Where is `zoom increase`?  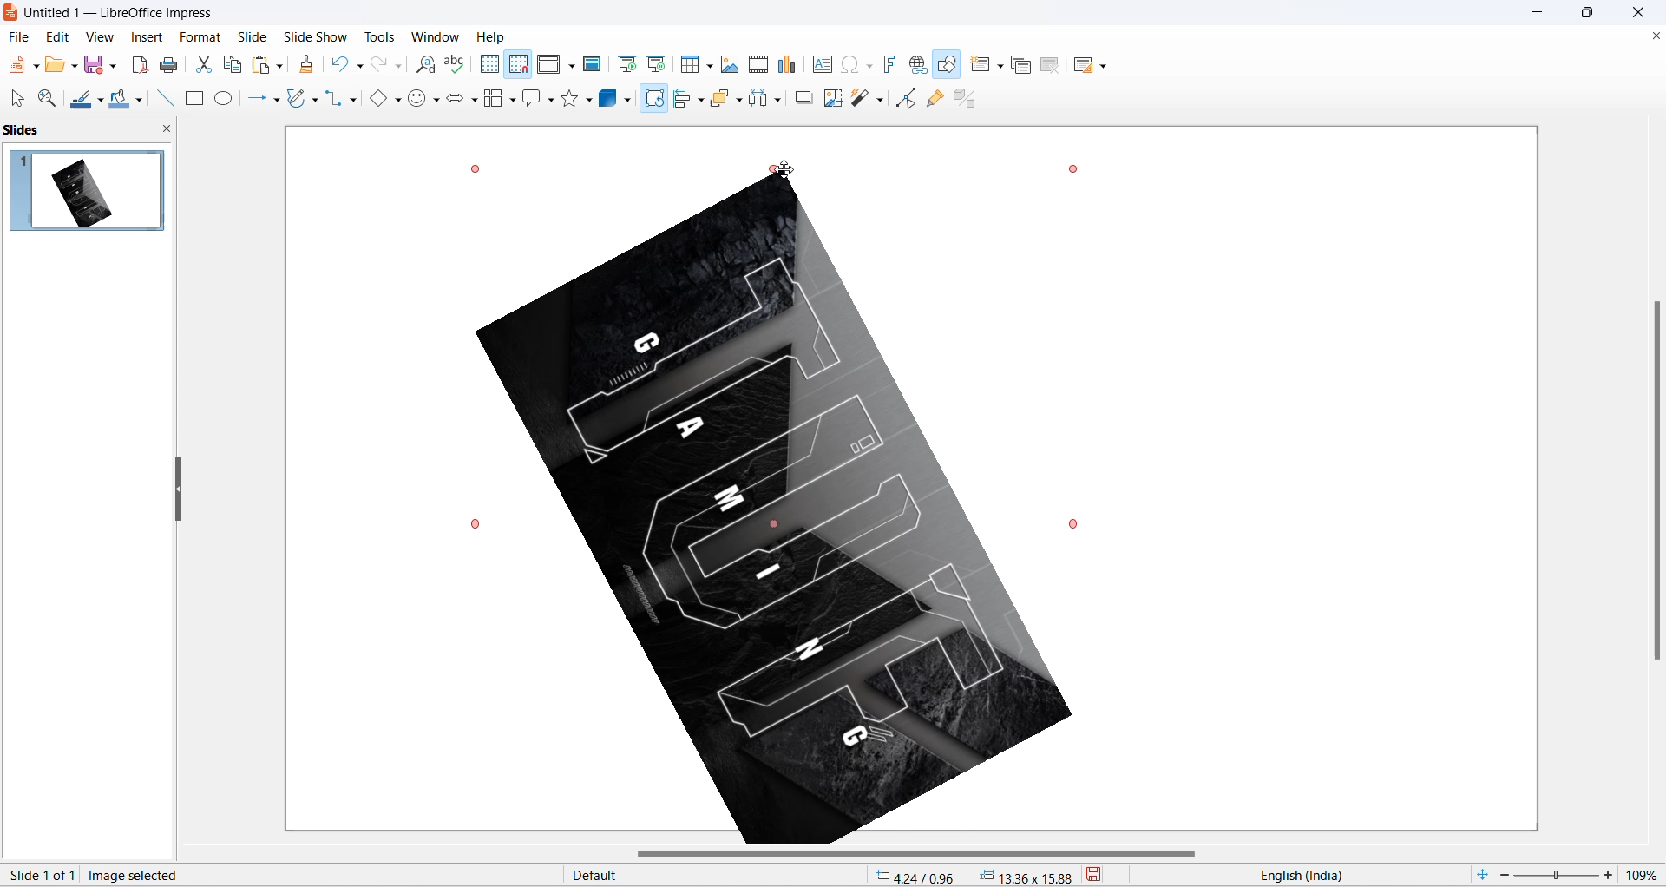
zoom increase is located at coordinates (1610, 874).